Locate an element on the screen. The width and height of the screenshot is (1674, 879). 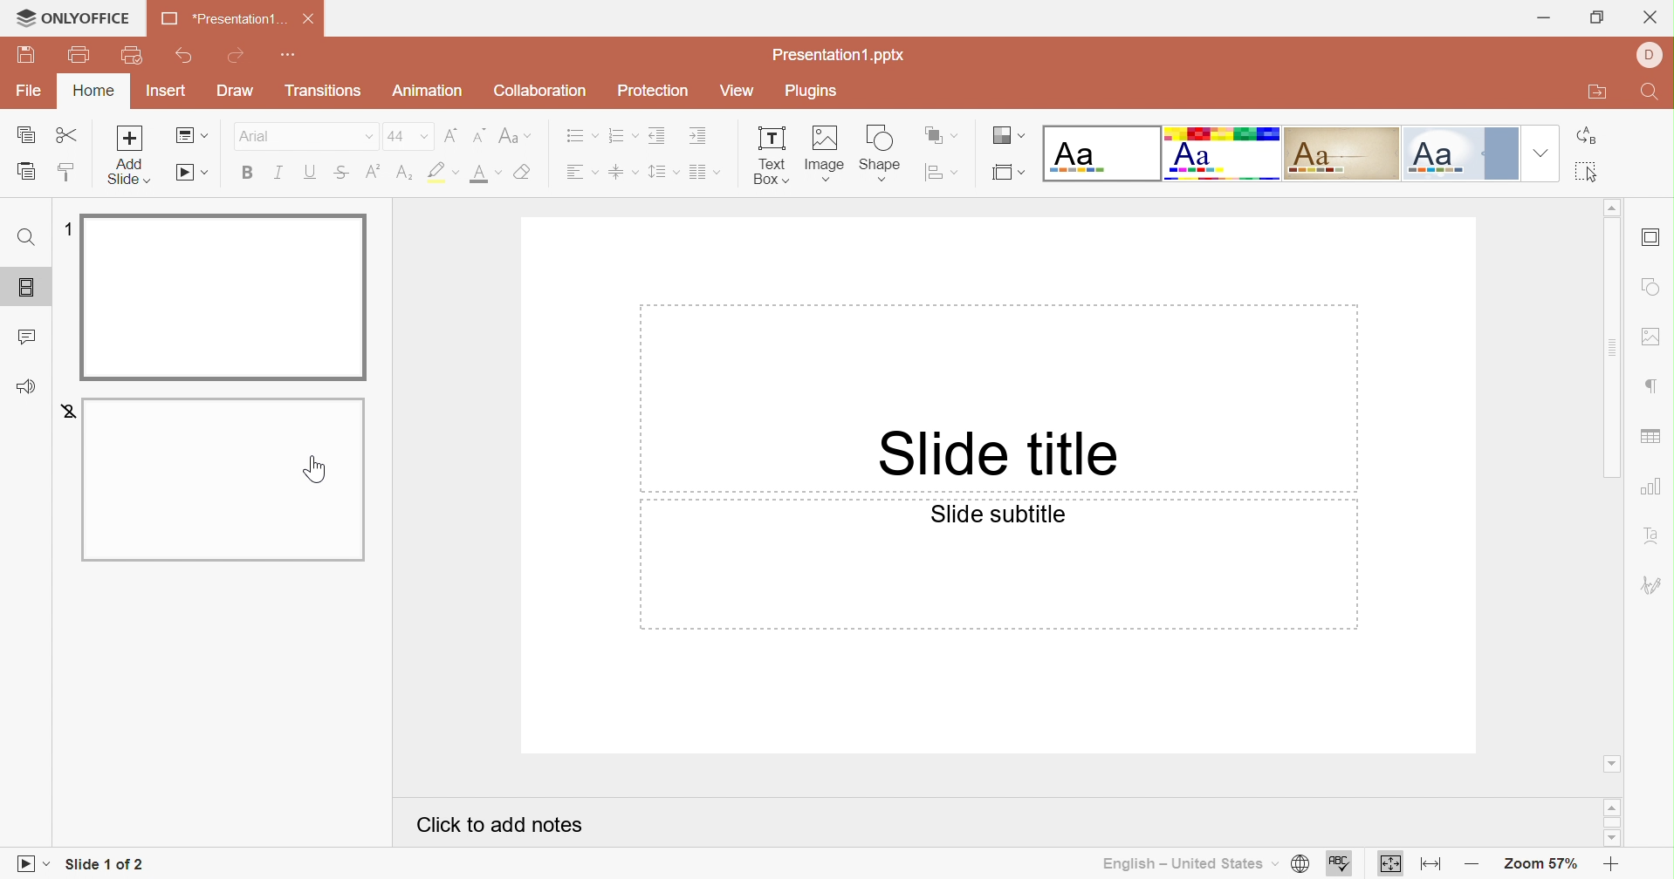
Home is located at coordinates (94, 91).